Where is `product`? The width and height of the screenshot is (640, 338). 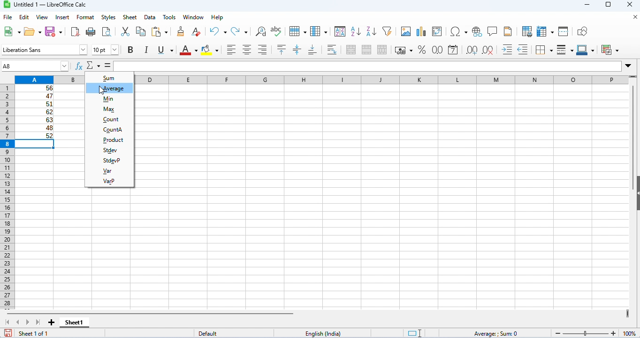 product is located at coordinates (111, 140).